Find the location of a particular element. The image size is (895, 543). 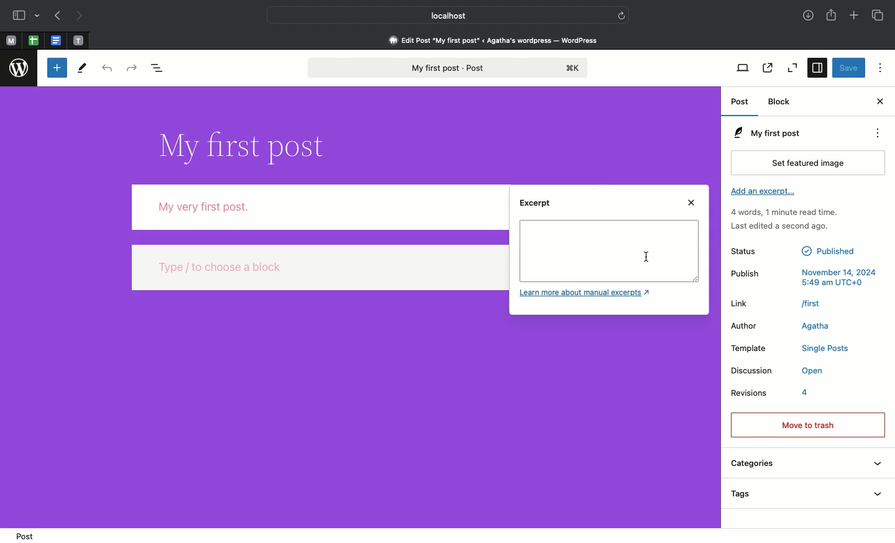

word document tab is located at coordinates (54, 40).